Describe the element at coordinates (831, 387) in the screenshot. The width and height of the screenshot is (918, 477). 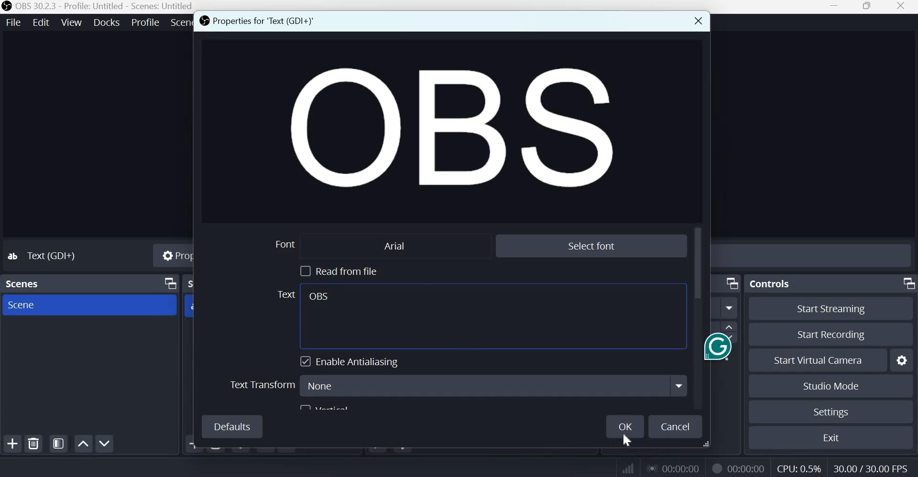
I see `Studio mode` at that location.